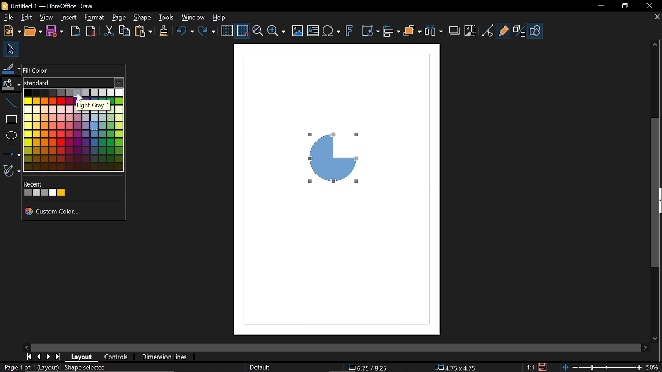  I want to click on Vertical scrollbar, so click(656, 192).